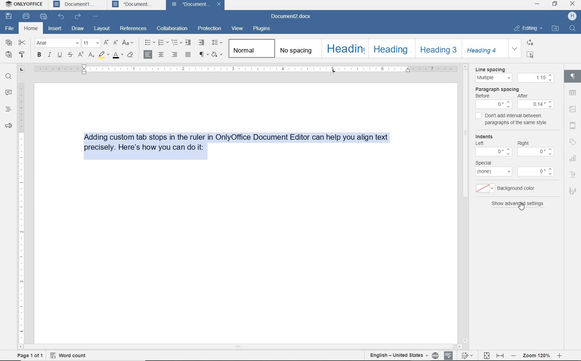 This screenshot has width=581, height=361. Describe the element at coordinates (535, 152) in the screenshot. I see `menu` at that location.